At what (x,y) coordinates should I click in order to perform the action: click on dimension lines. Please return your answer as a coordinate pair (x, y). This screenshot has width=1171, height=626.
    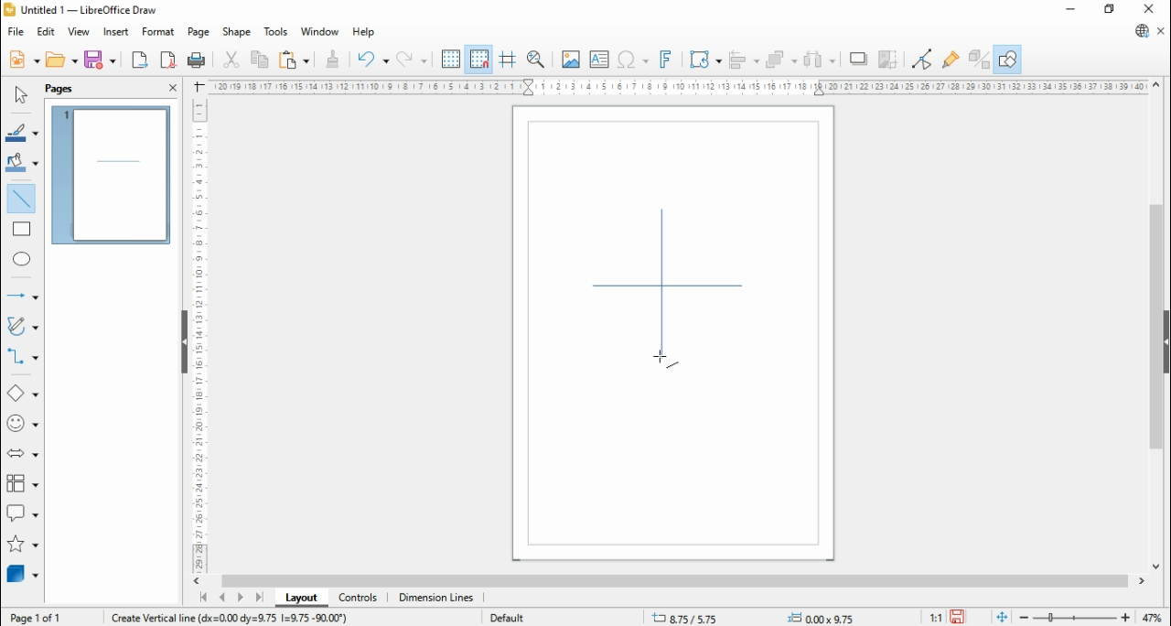
    Looking at the image, I should click on (436, 599).